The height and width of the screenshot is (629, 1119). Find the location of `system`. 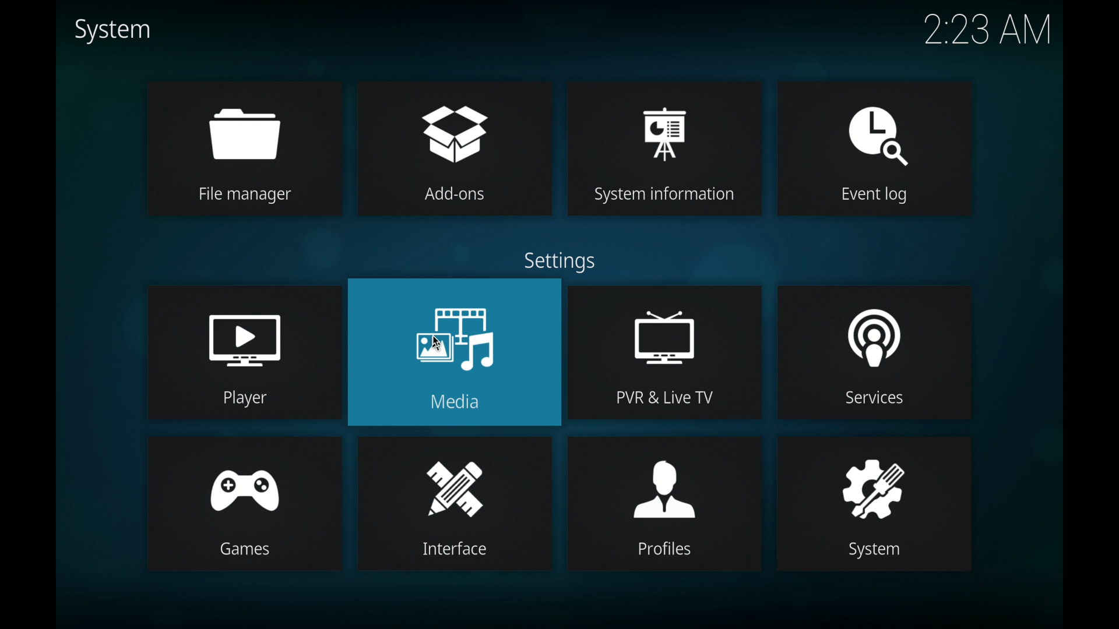

system is located at coordinates (112, 31).